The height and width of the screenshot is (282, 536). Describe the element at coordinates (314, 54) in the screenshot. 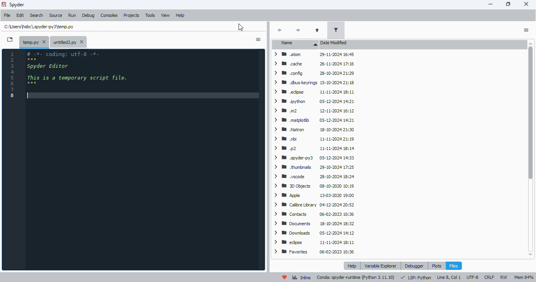

I see `> BB atom 29-11-2024 16:45` at that location.